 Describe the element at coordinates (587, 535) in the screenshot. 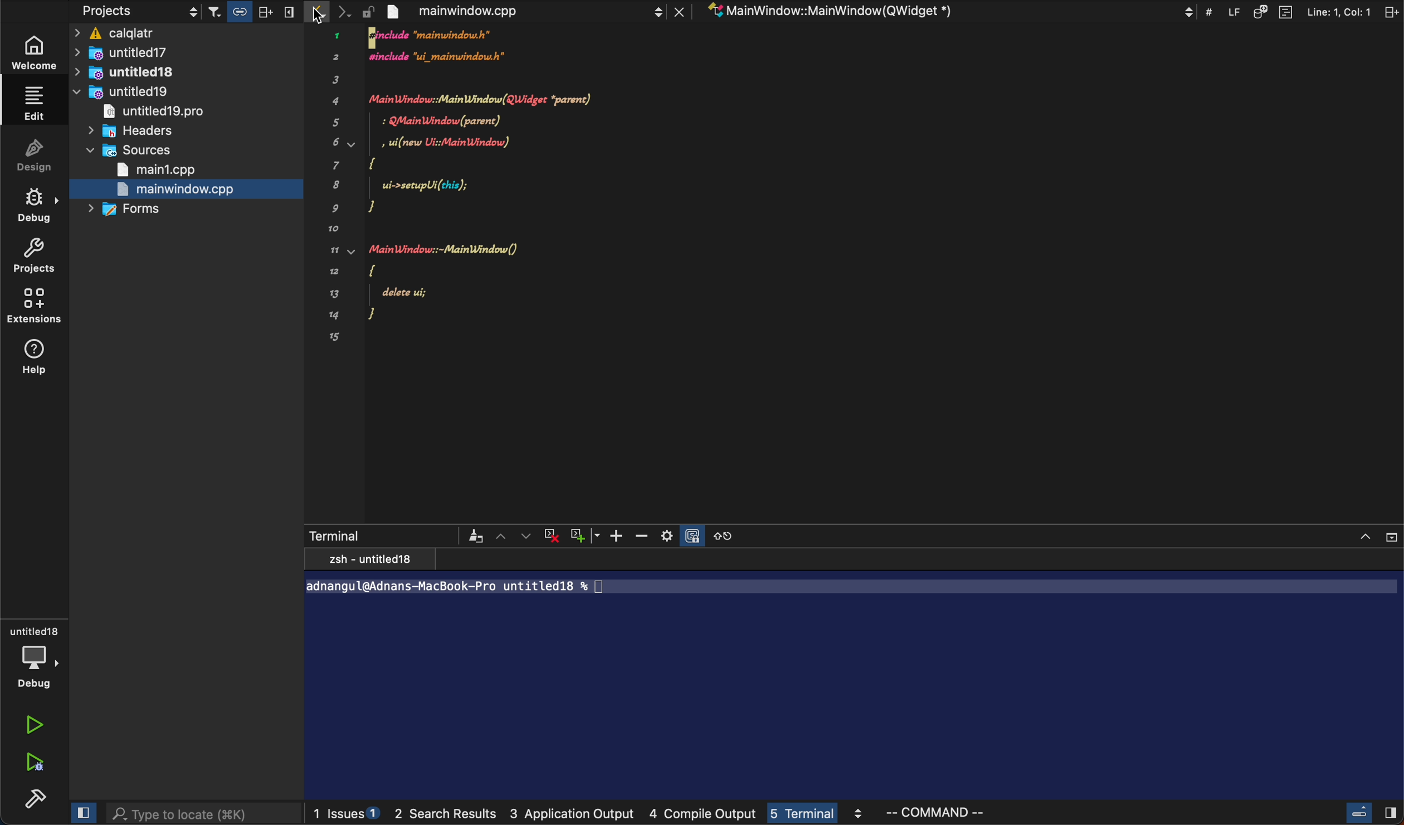

I see `plus` at that location.